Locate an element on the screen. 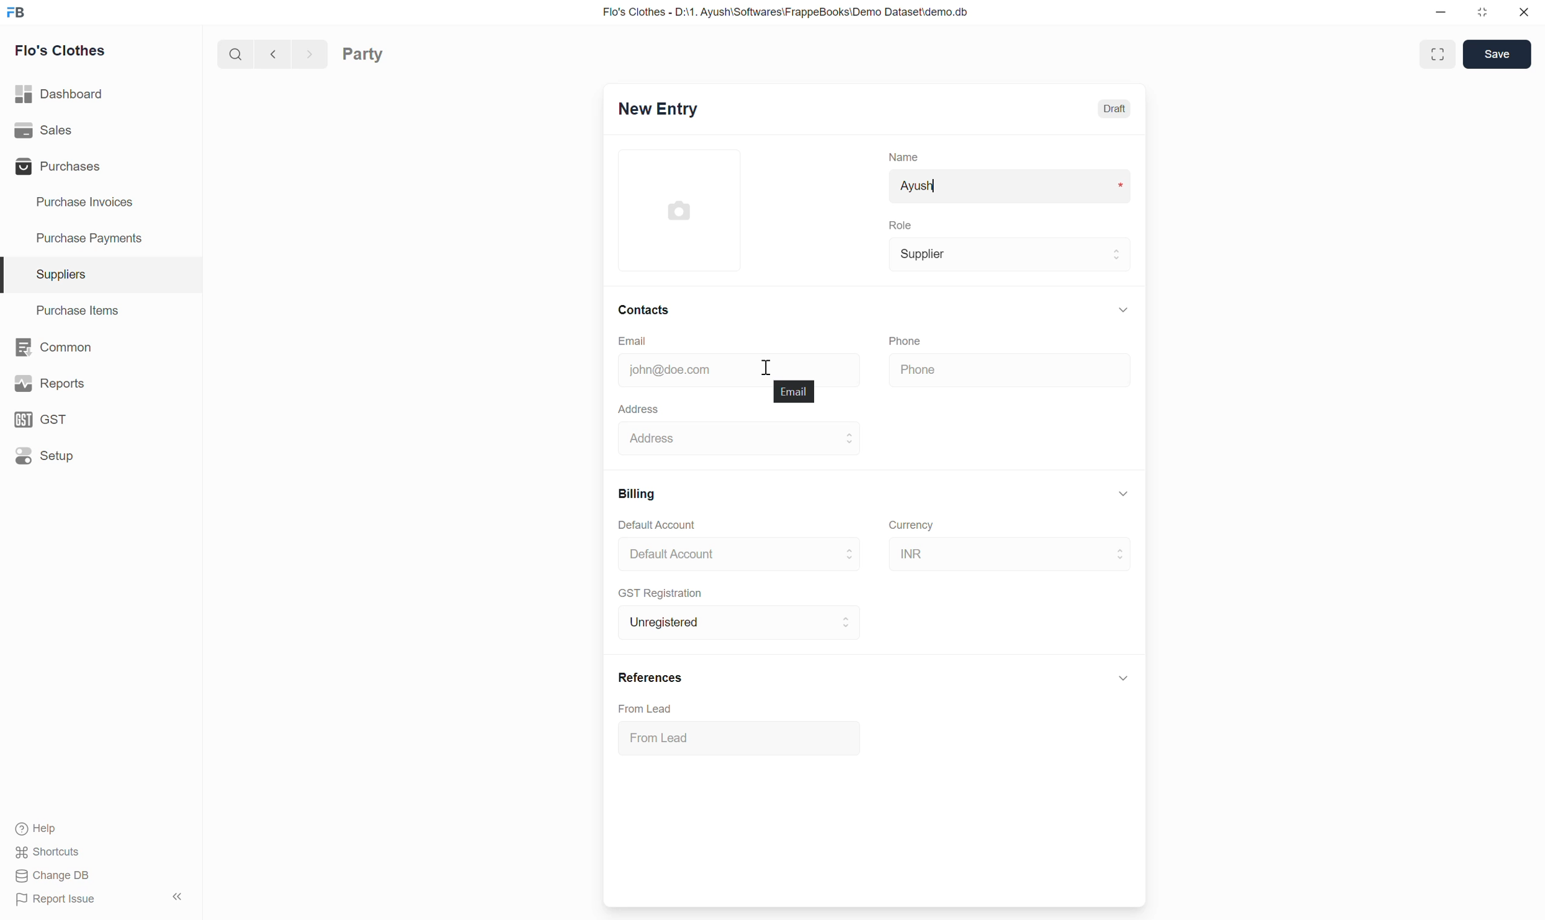  Collapse is located at coordinates (1123, 310).